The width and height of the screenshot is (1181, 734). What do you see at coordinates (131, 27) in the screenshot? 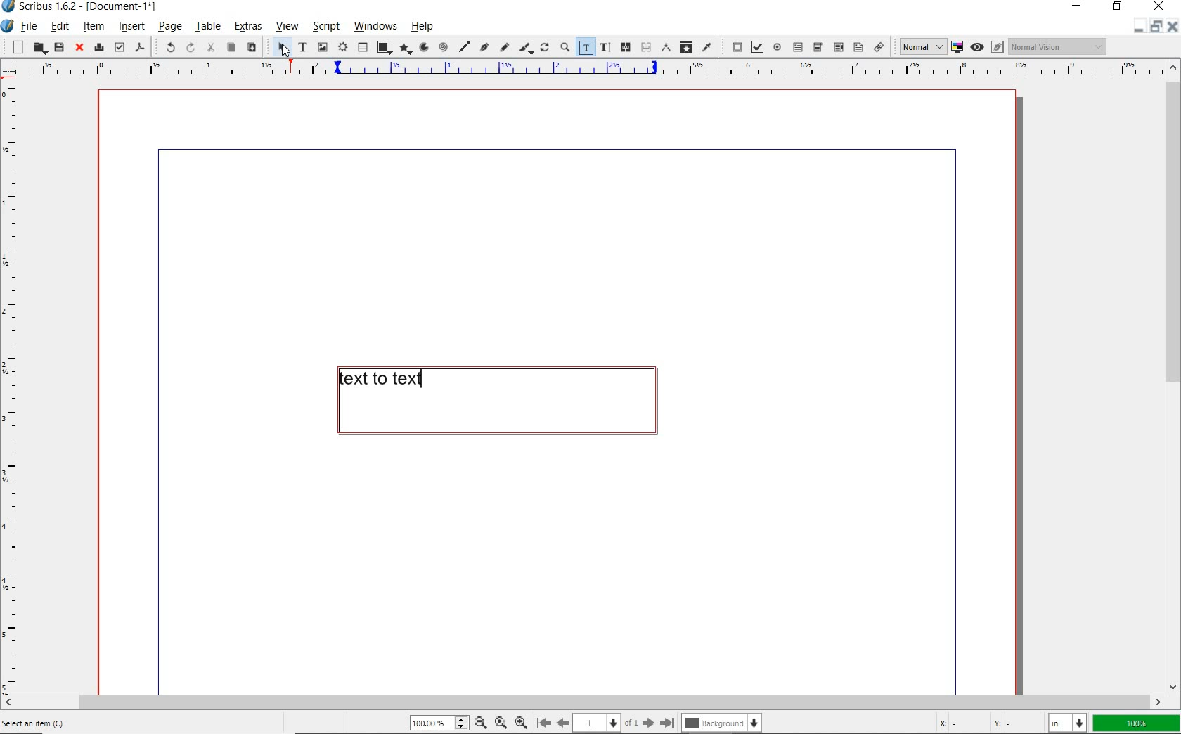
I see `insert` at bounding box center [131, 27].